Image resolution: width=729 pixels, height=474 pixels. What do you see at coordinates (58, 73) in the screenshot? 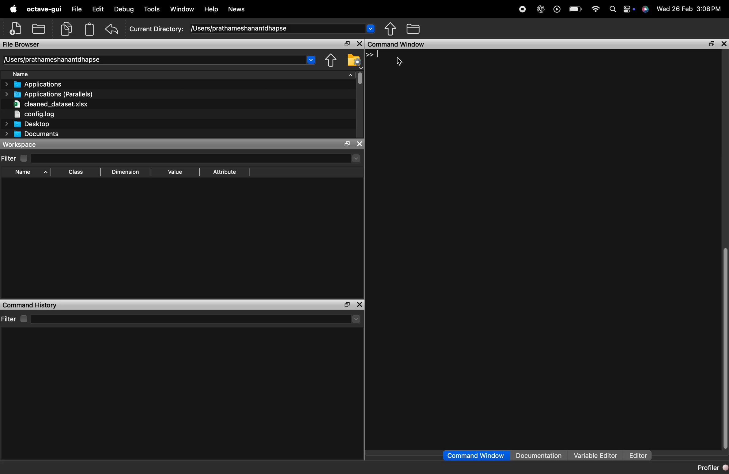
I see `Name` at bounding box center [58, 73].